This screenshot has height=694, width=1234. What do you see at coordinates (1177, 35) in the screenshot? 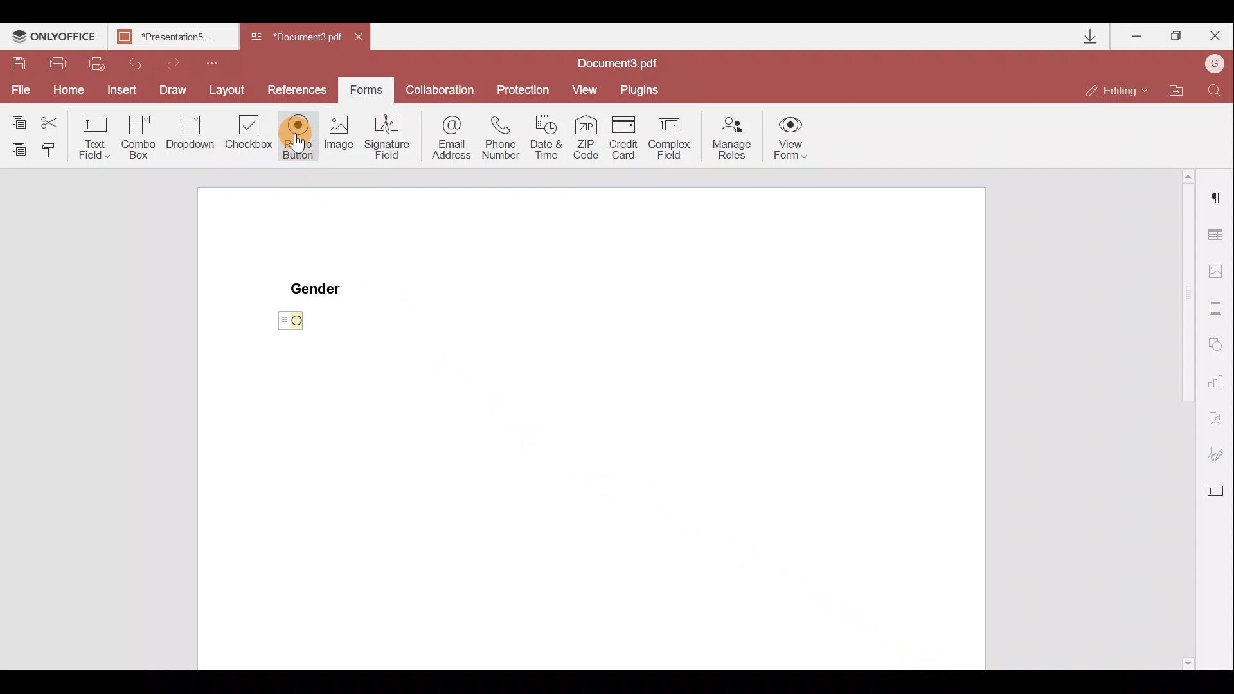
I see `Maximize` at bounding box center [1177, 35].